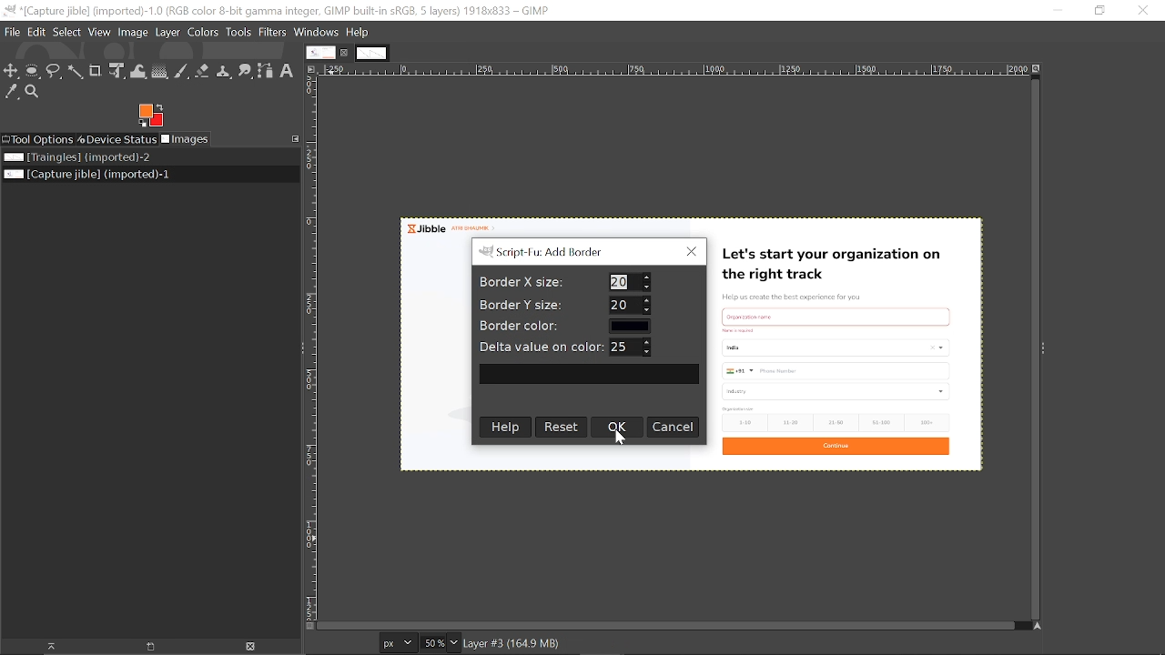 The height and width of the screenshot is (655, 1165). What do you see at coordinates (309, 69) in the screenshot?
I see `Access this image menu` at bounding box center [309, 69].